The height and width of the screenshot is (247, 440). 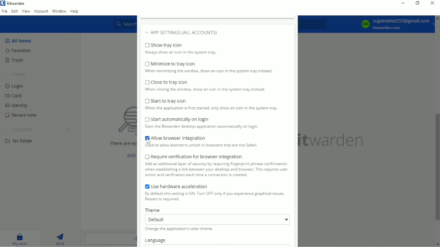 I want to click on Create folder, so click(x=68, y=129).